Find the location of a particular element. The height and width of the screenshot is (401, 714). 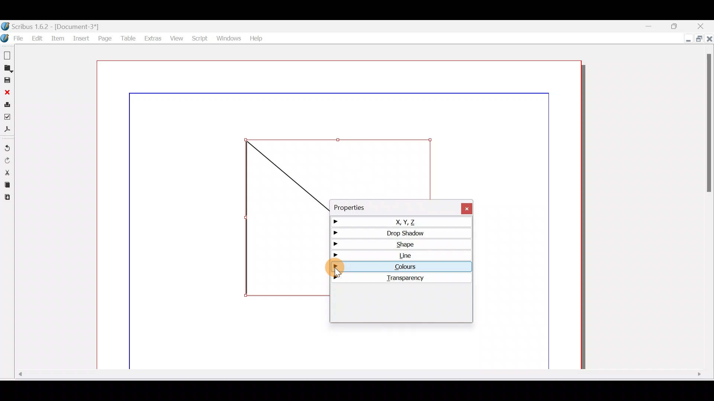

Maximise is located at coordinates (699, 40).